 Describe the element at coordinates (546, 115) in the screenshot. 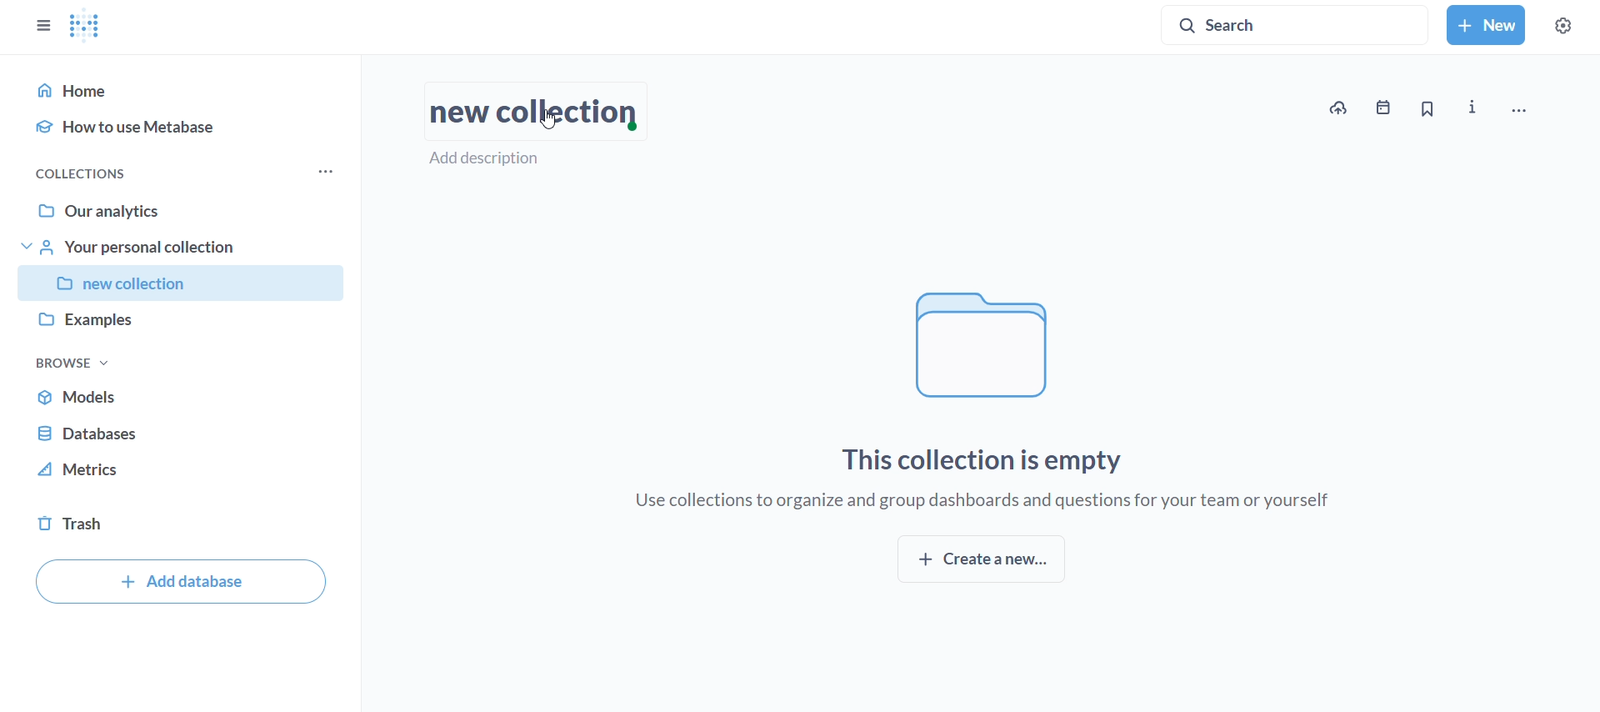

I see `cursor` at that location.